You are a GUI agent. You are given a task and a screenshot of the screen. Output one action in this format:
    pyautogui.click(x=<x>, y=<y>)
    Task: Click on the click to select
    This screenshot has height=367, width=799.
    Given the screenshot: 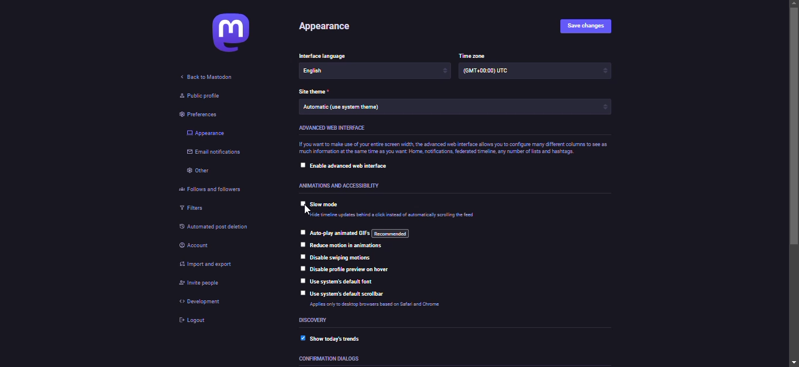 What is the action you would take?
    pyautogui.click(x=302, y=232)
    